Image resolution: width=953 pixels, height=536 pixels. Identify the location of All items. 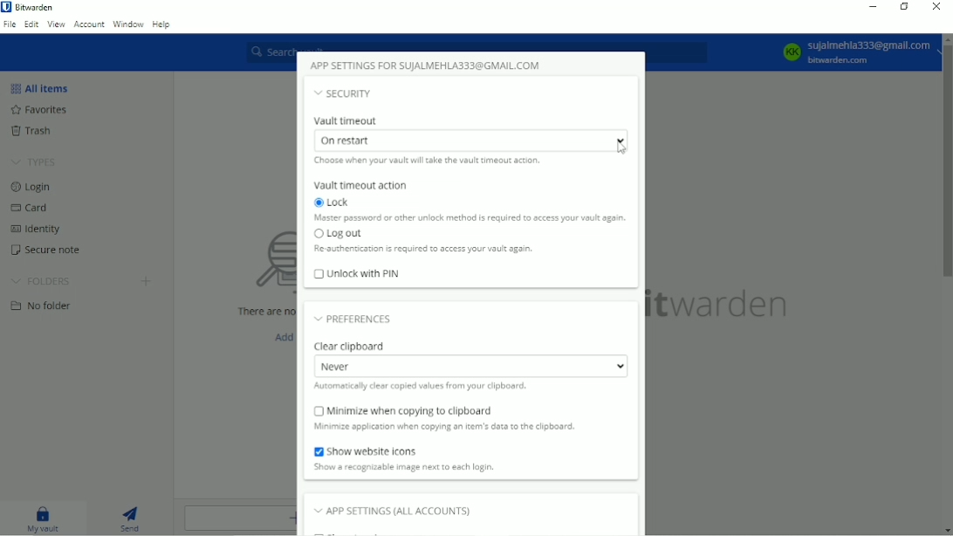
(41, 87).